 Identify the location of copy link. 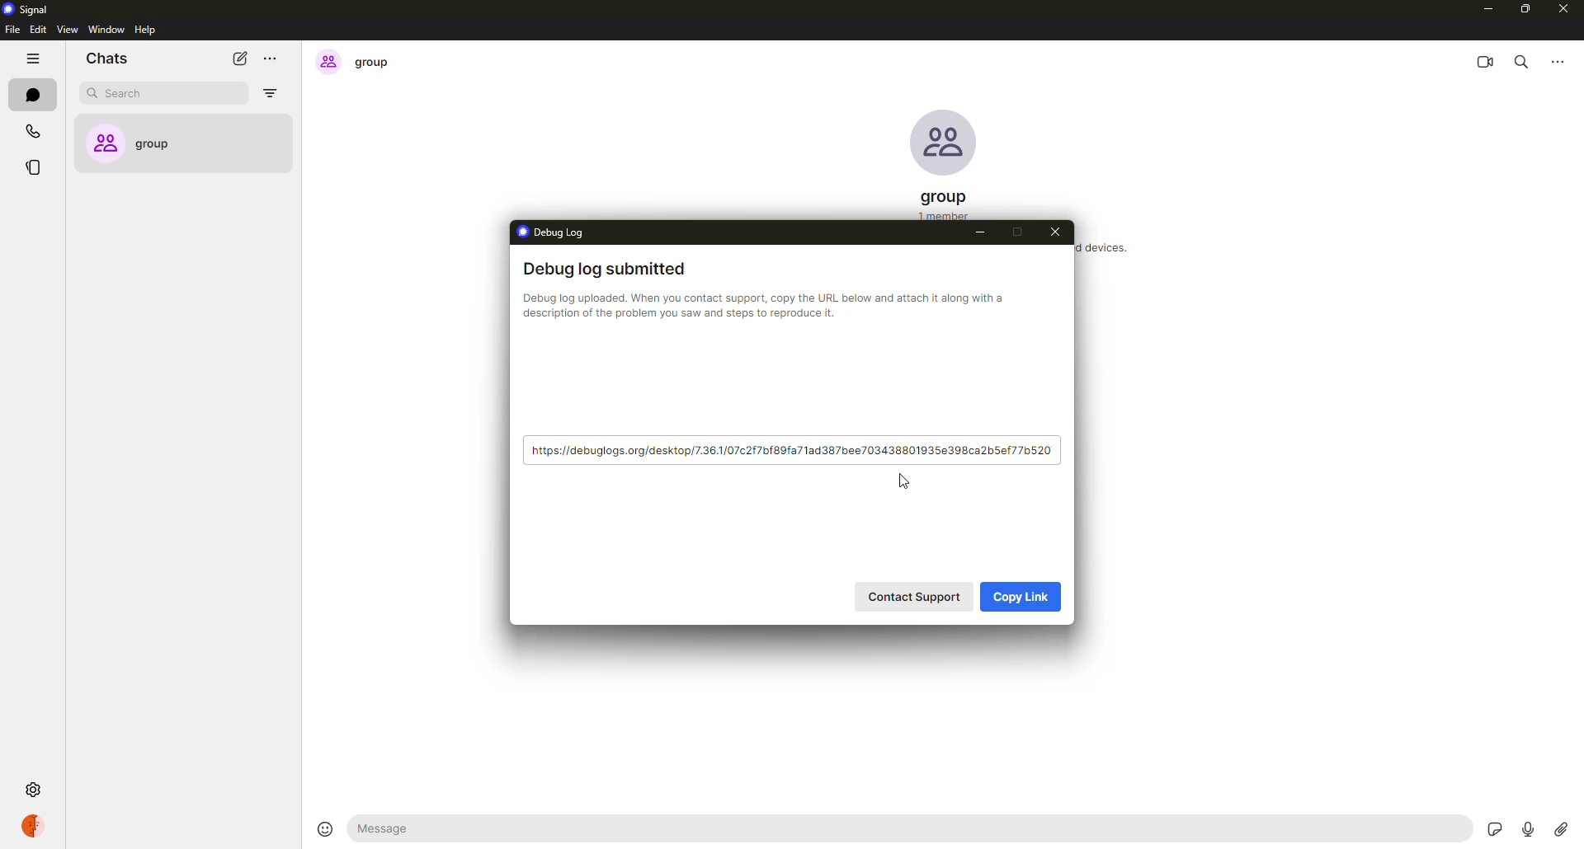
(1016, 598).